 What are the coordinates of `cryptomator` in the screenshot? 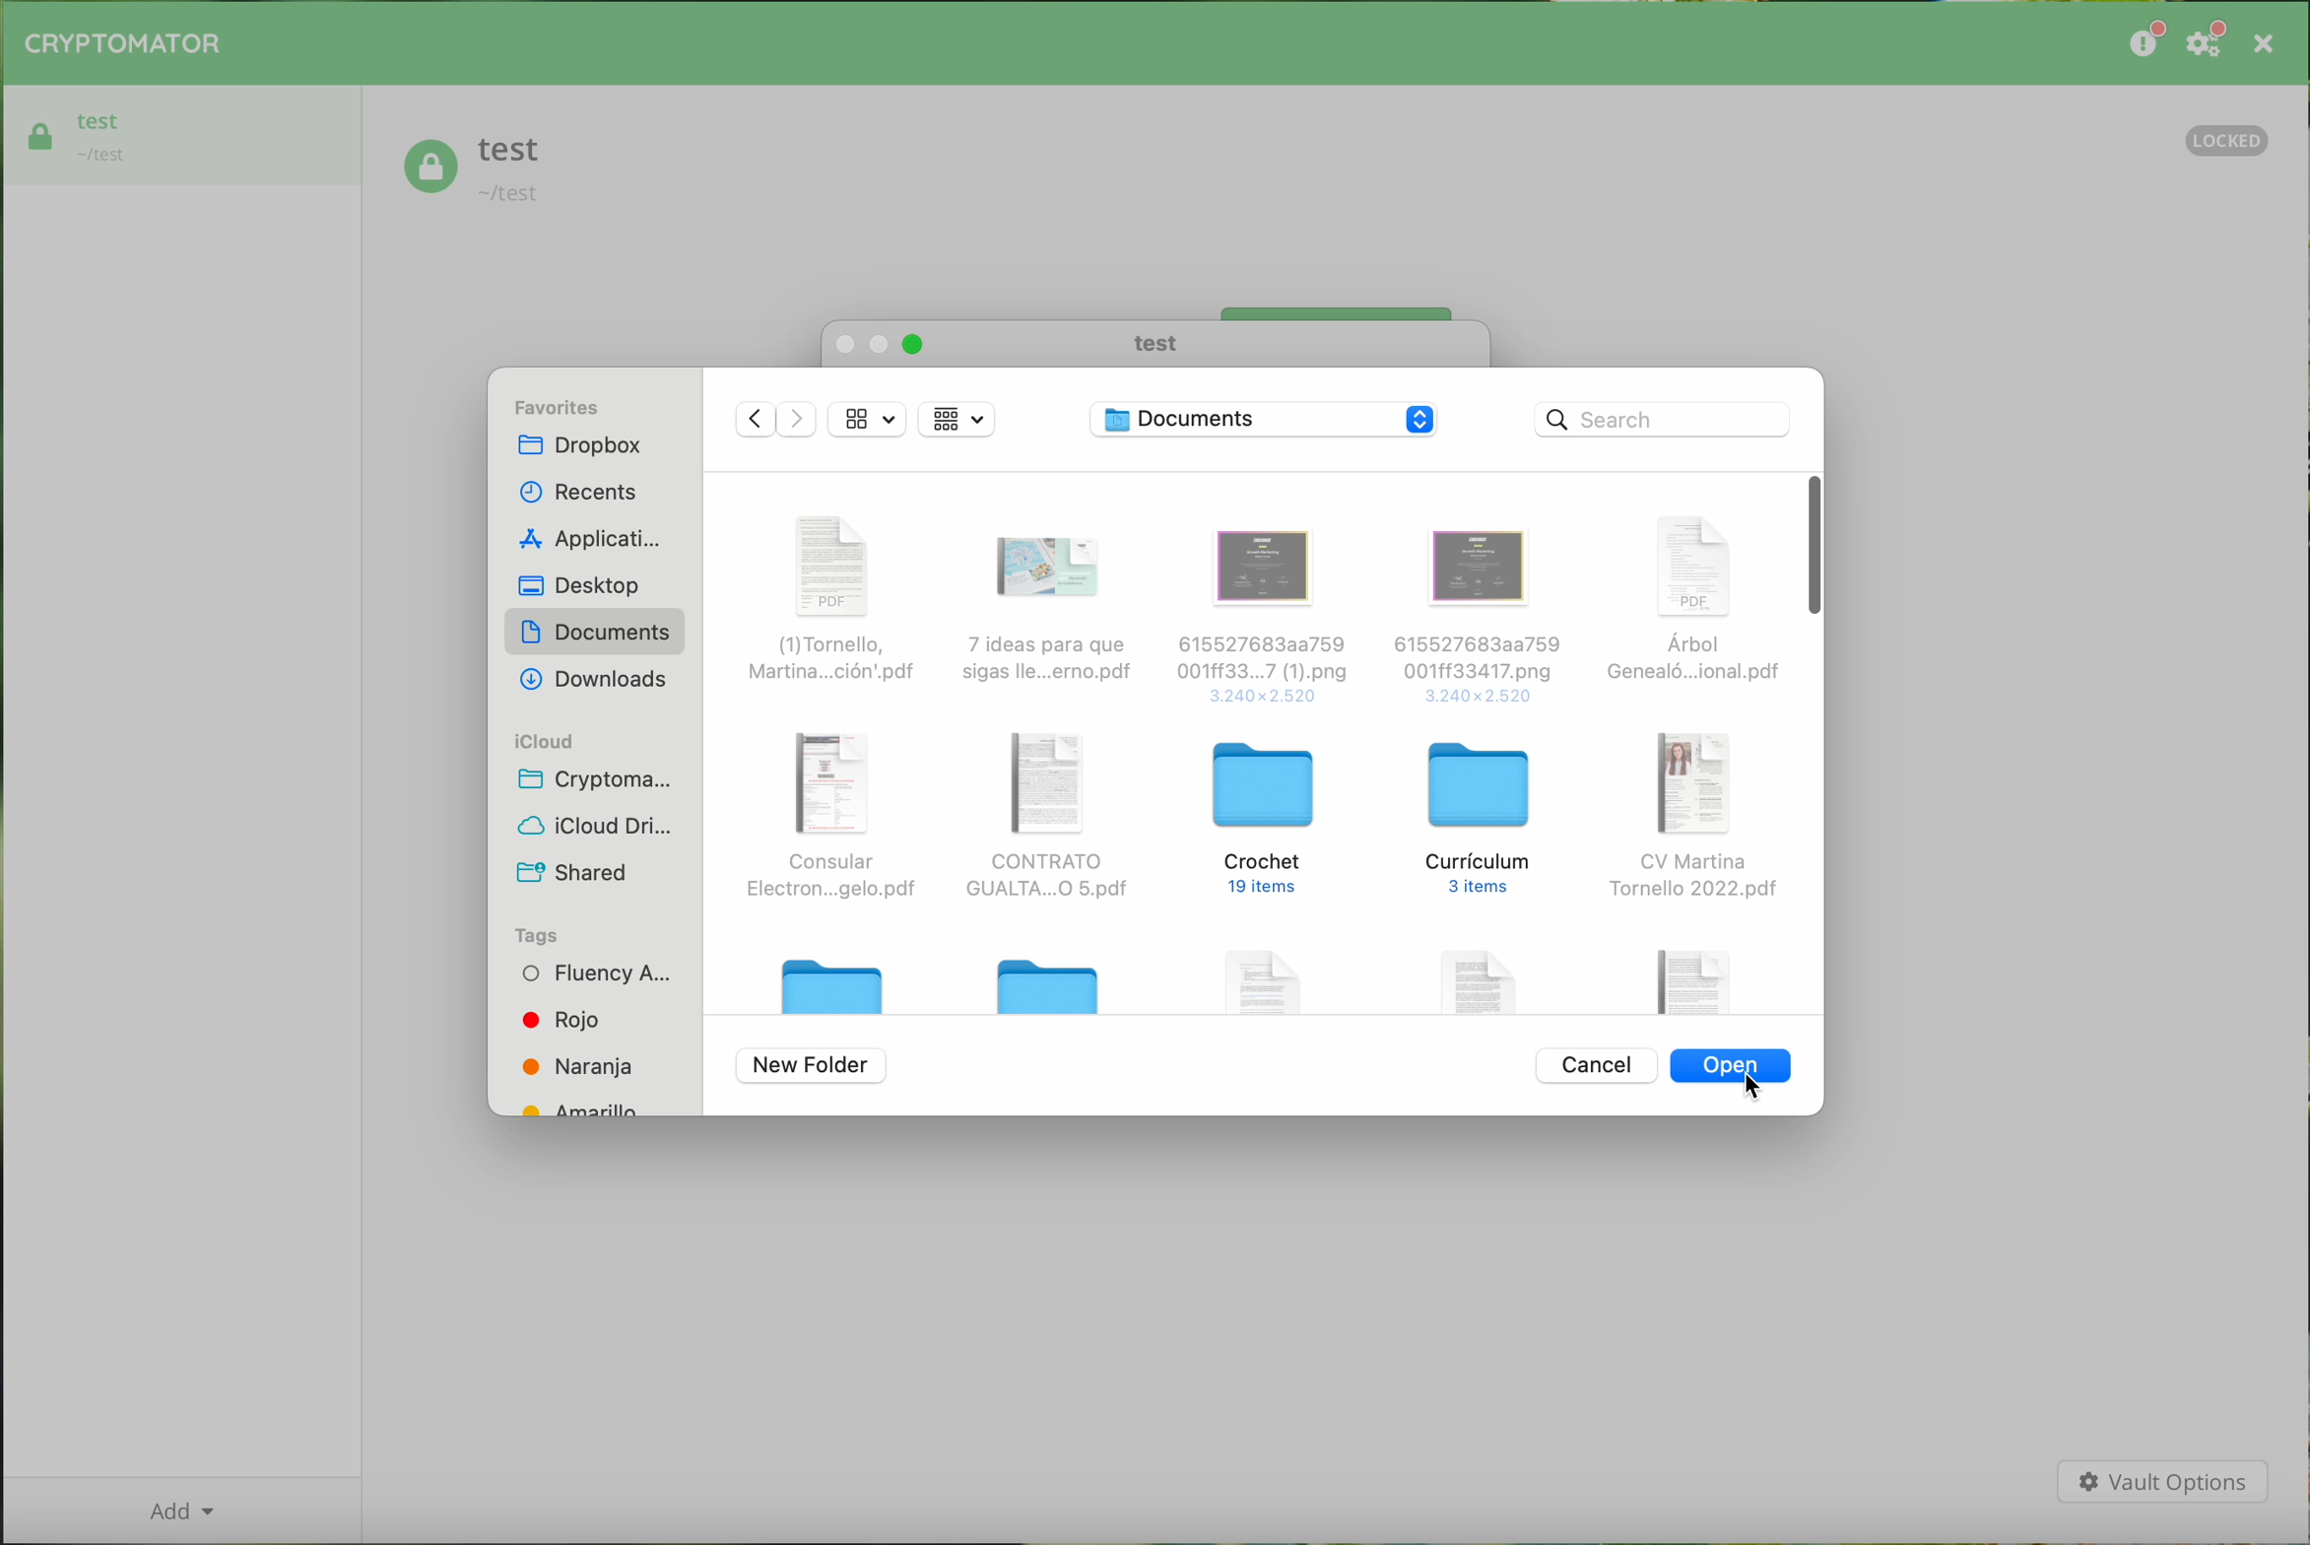 It's located at (124, 44).